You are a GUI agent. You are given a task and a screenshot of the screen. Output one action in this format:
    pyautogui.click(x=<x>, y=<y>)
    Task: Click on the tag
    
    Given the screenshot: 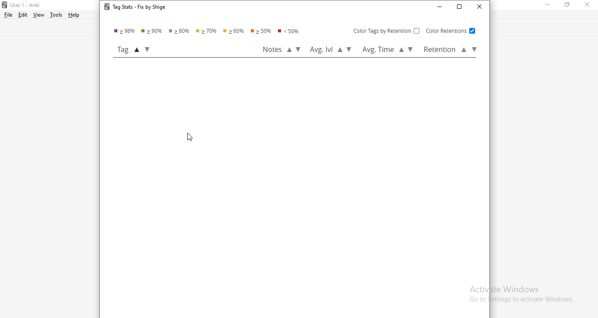 What is the action you would take?
    pyautogui.click(x=137, y=49)
    